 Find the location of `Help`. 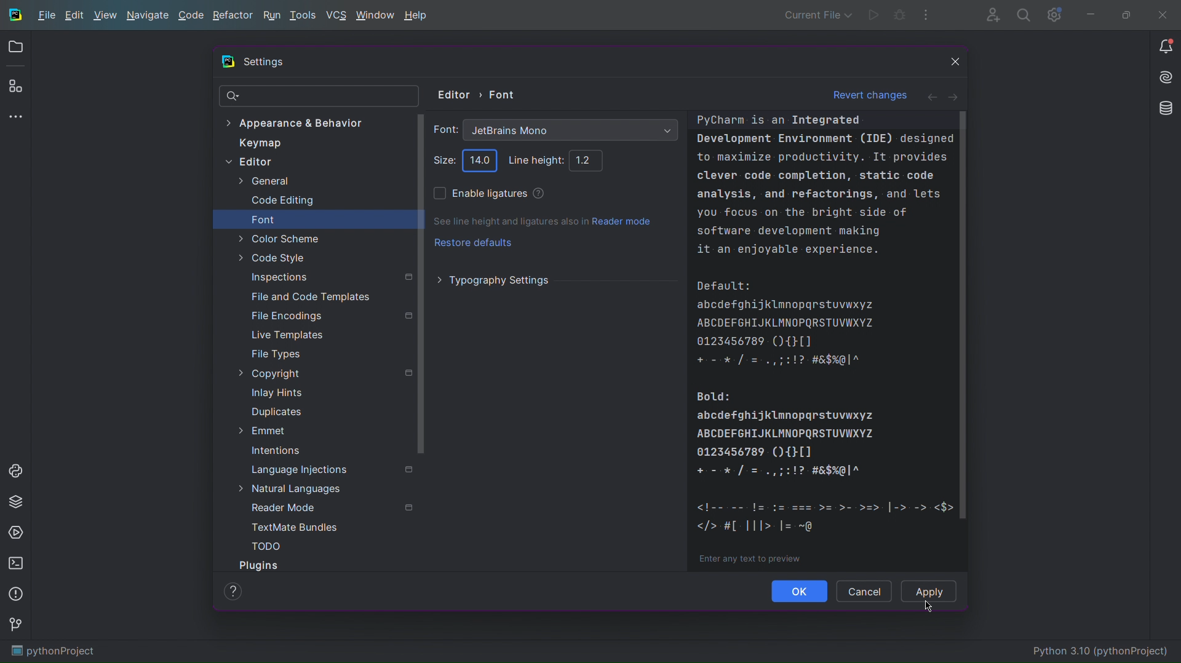

Help is located at coordinates (537, 193).